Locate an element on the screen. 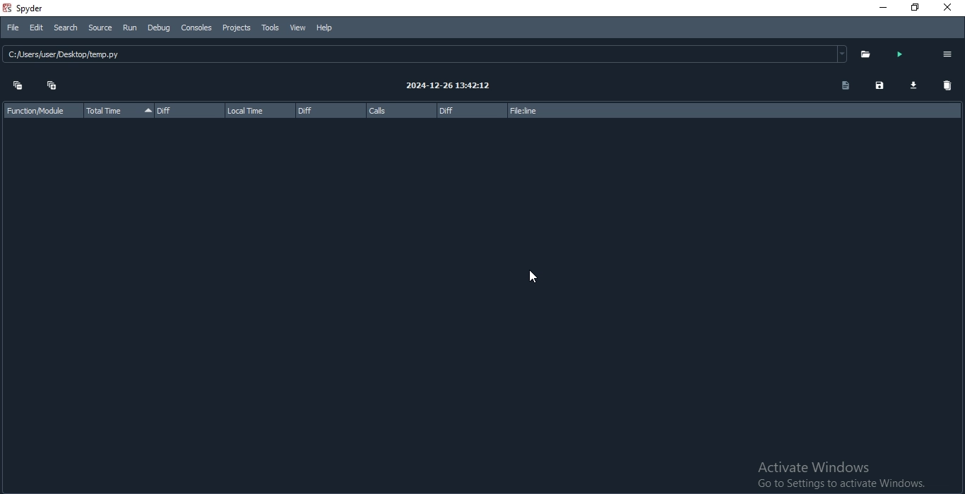 The image size is (965, 494). File is located at coordinates (19, 28).